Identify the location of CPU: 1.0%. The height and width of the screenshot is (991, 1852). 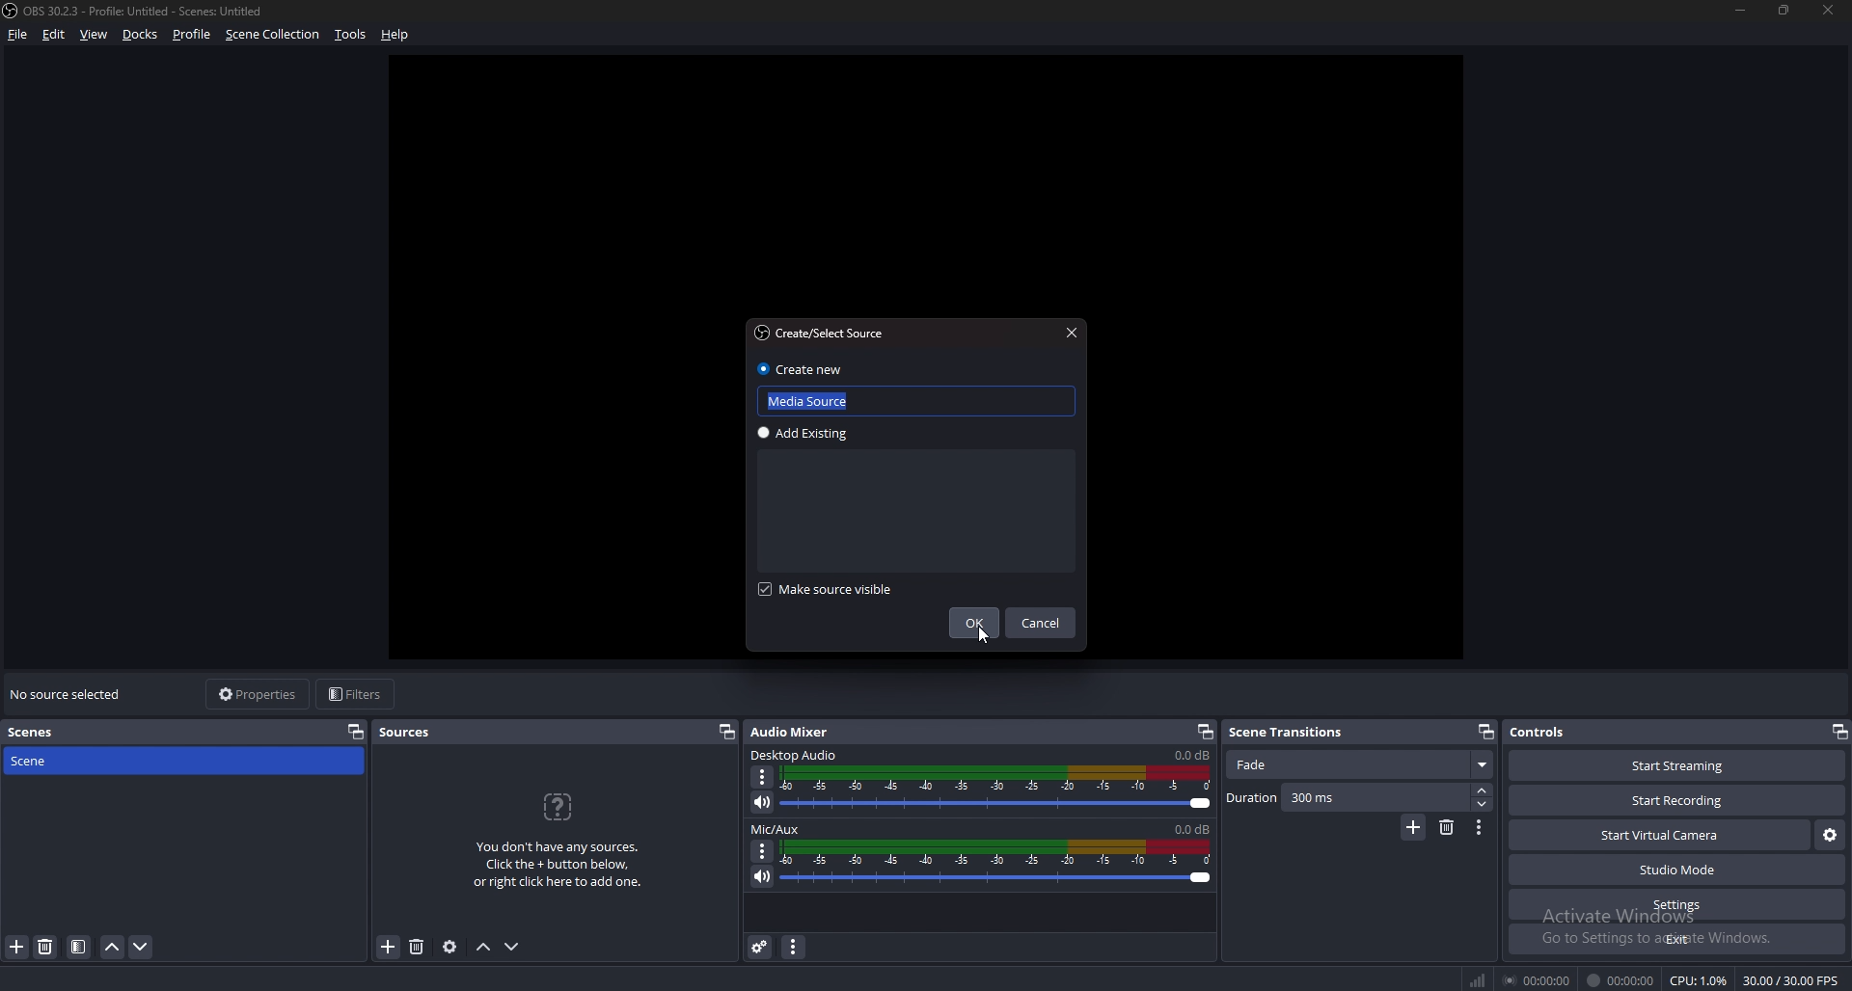
(1698, 980).